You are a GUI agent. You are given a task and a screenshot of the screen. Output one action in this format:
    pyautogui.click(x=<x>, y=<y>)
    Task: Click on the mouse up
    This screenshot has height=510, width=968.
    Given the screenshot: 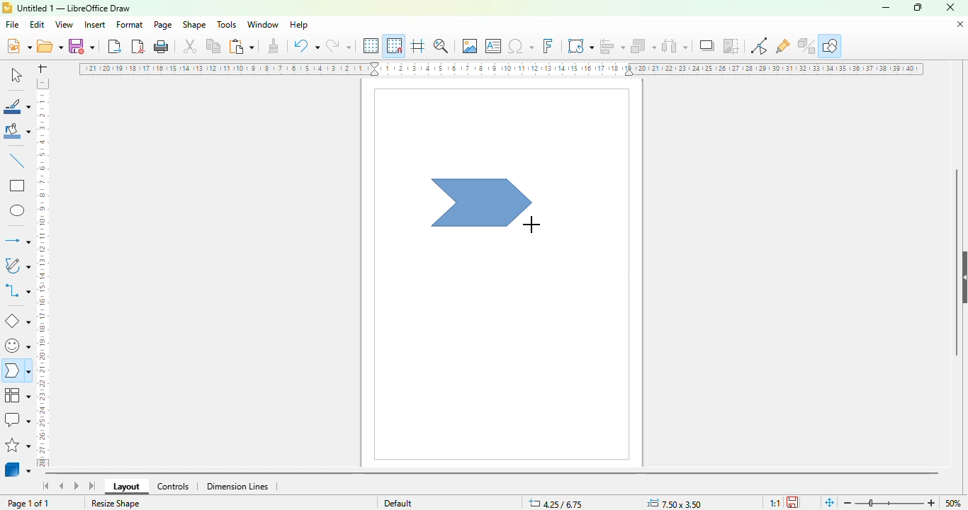 What is the action you would take?
    pyautogui.click(x=531, y=224)
    